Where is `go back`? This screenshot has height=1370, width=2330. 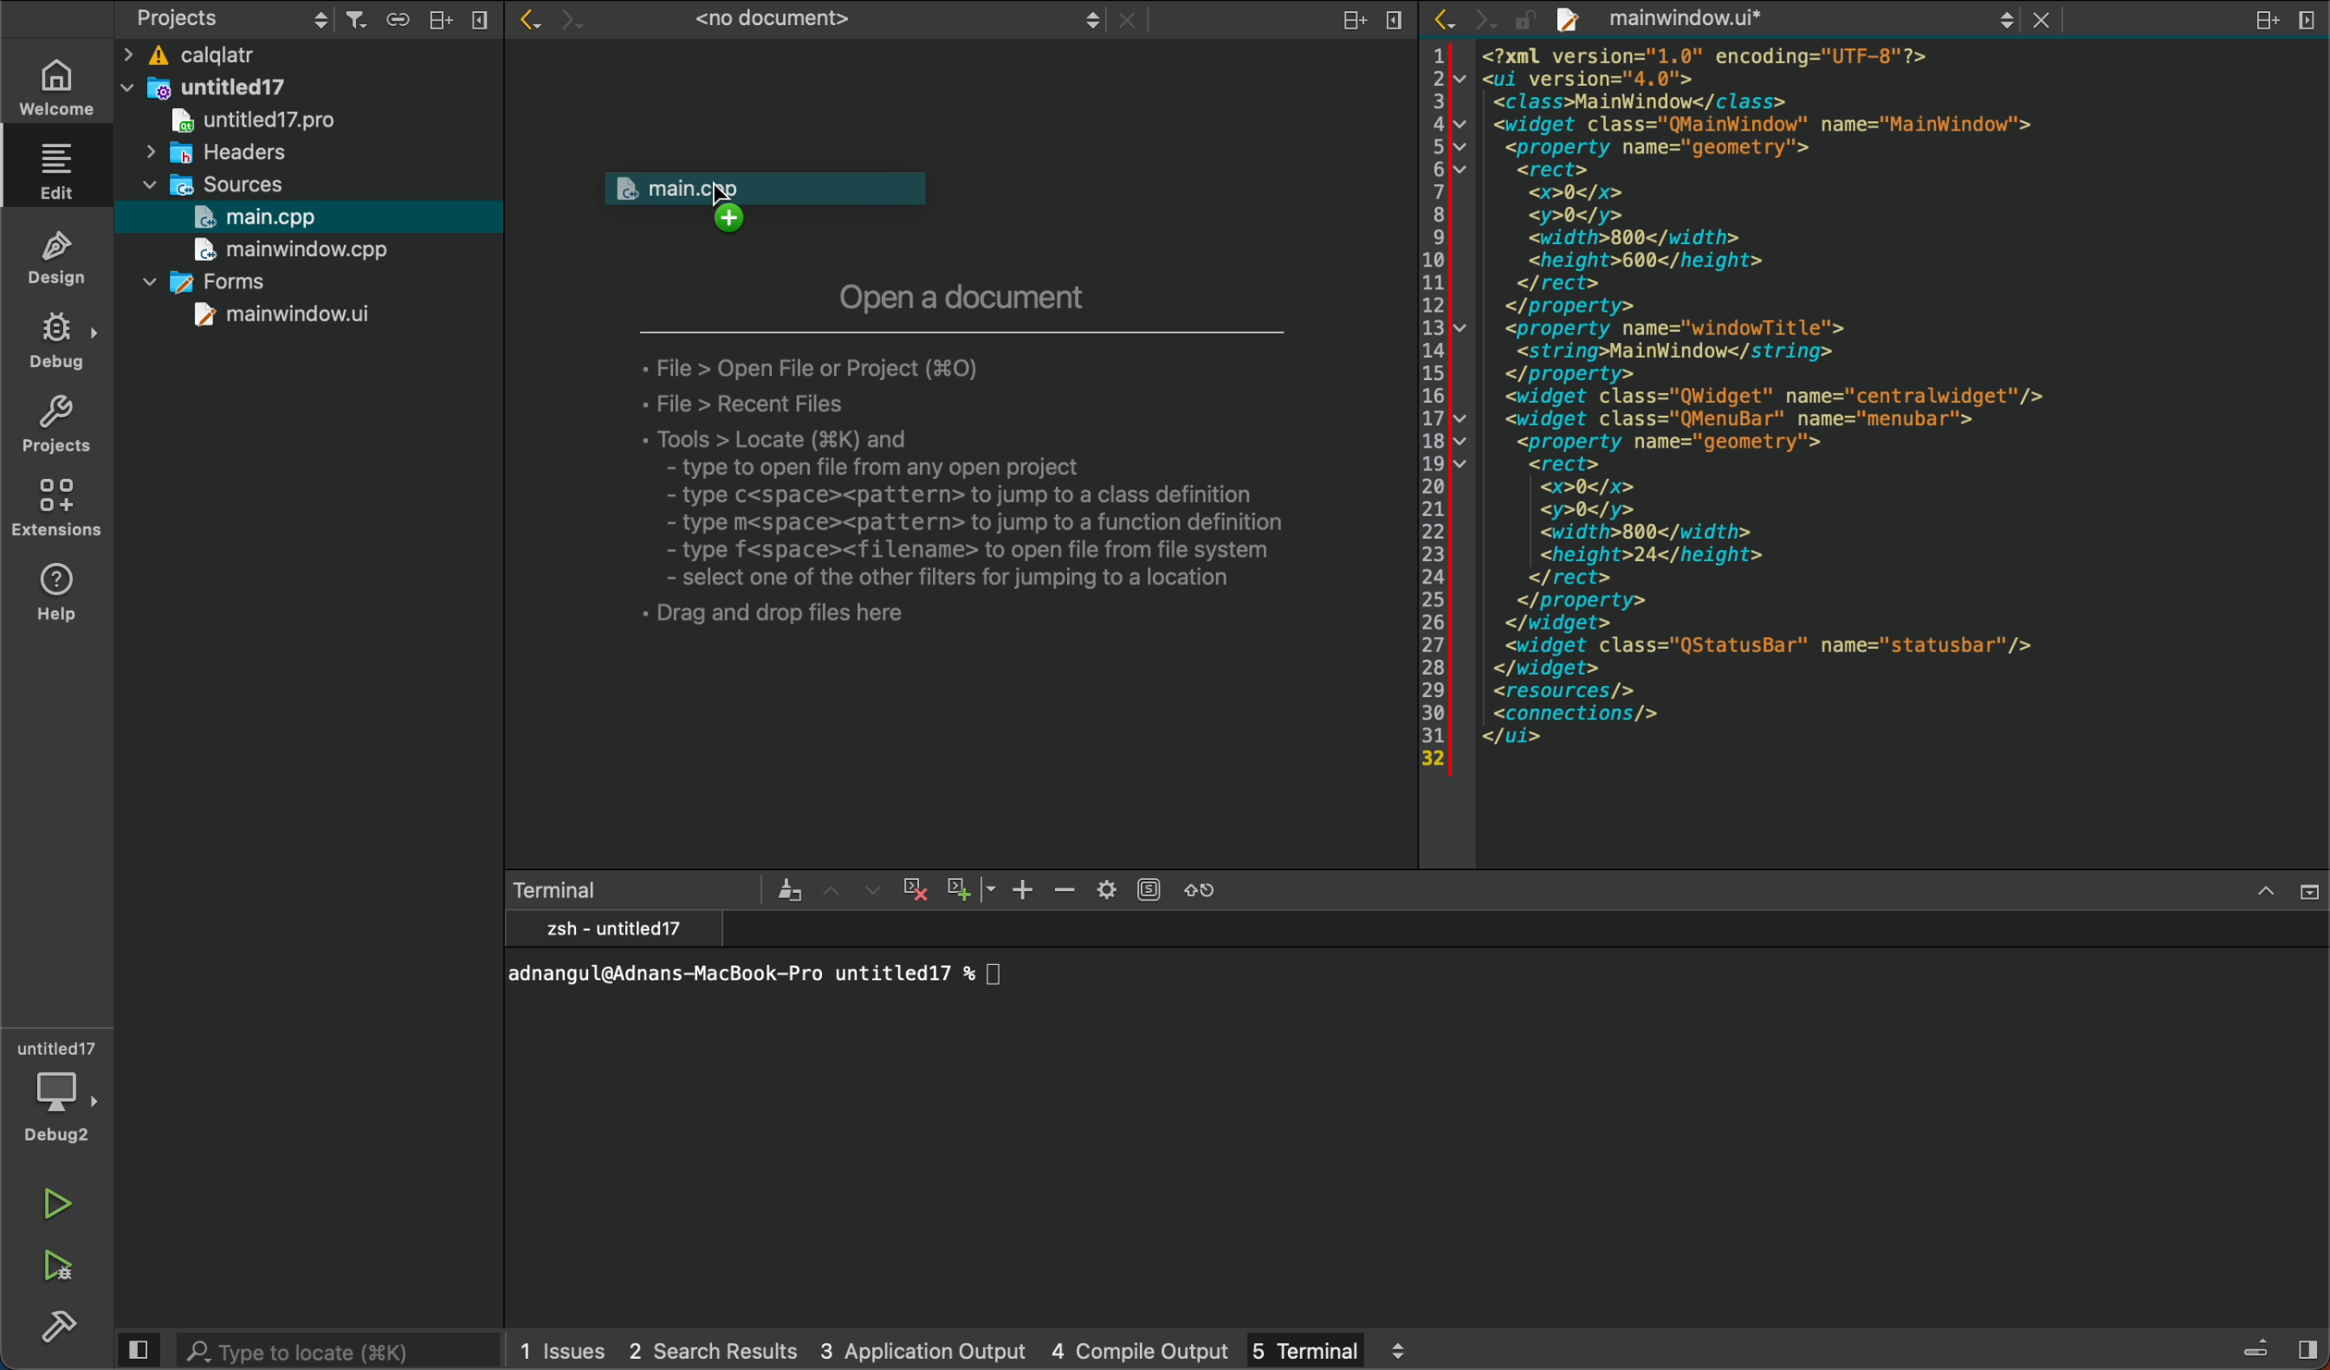
go back is located at coordinates (528, 22).